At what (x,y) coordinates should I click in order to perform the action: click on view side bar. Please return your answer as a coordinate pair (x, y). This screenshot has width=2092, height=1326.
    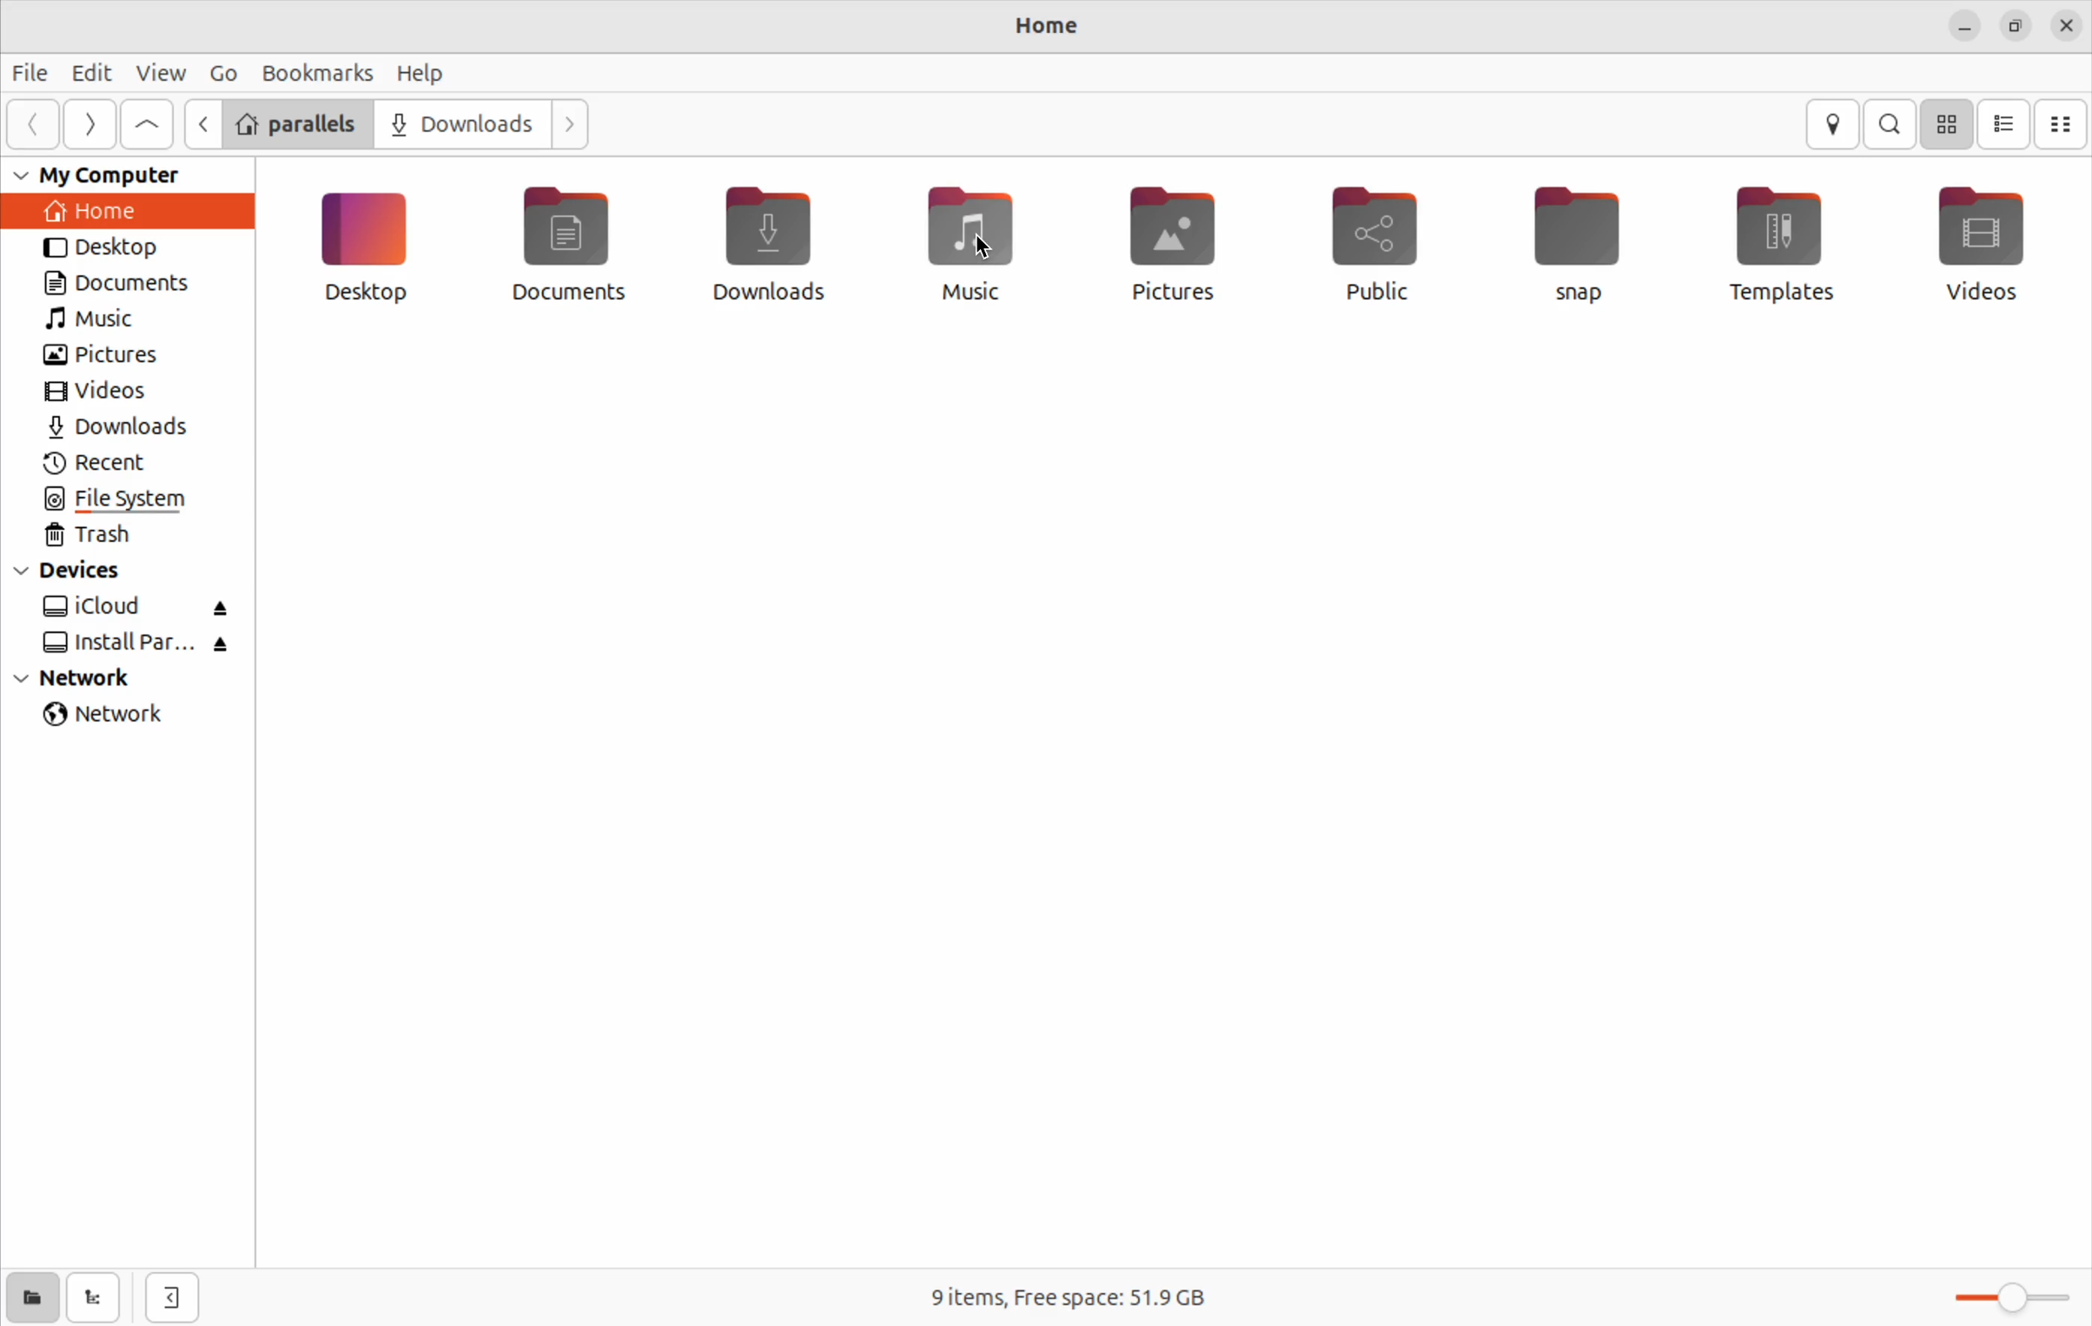
    Looking at the image, I should click on (175, 1296).